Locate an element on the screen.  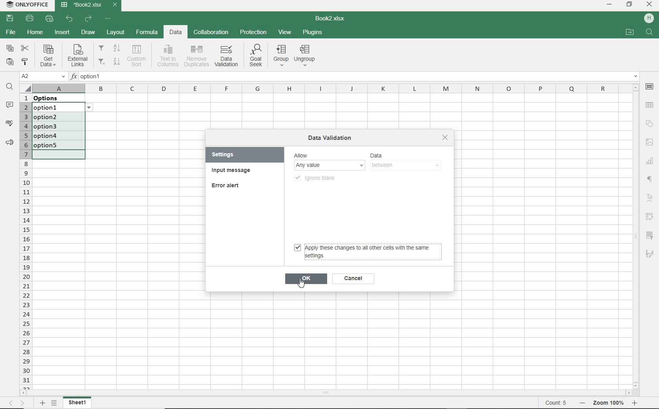
INSERT is located at coordinates (62, 33).